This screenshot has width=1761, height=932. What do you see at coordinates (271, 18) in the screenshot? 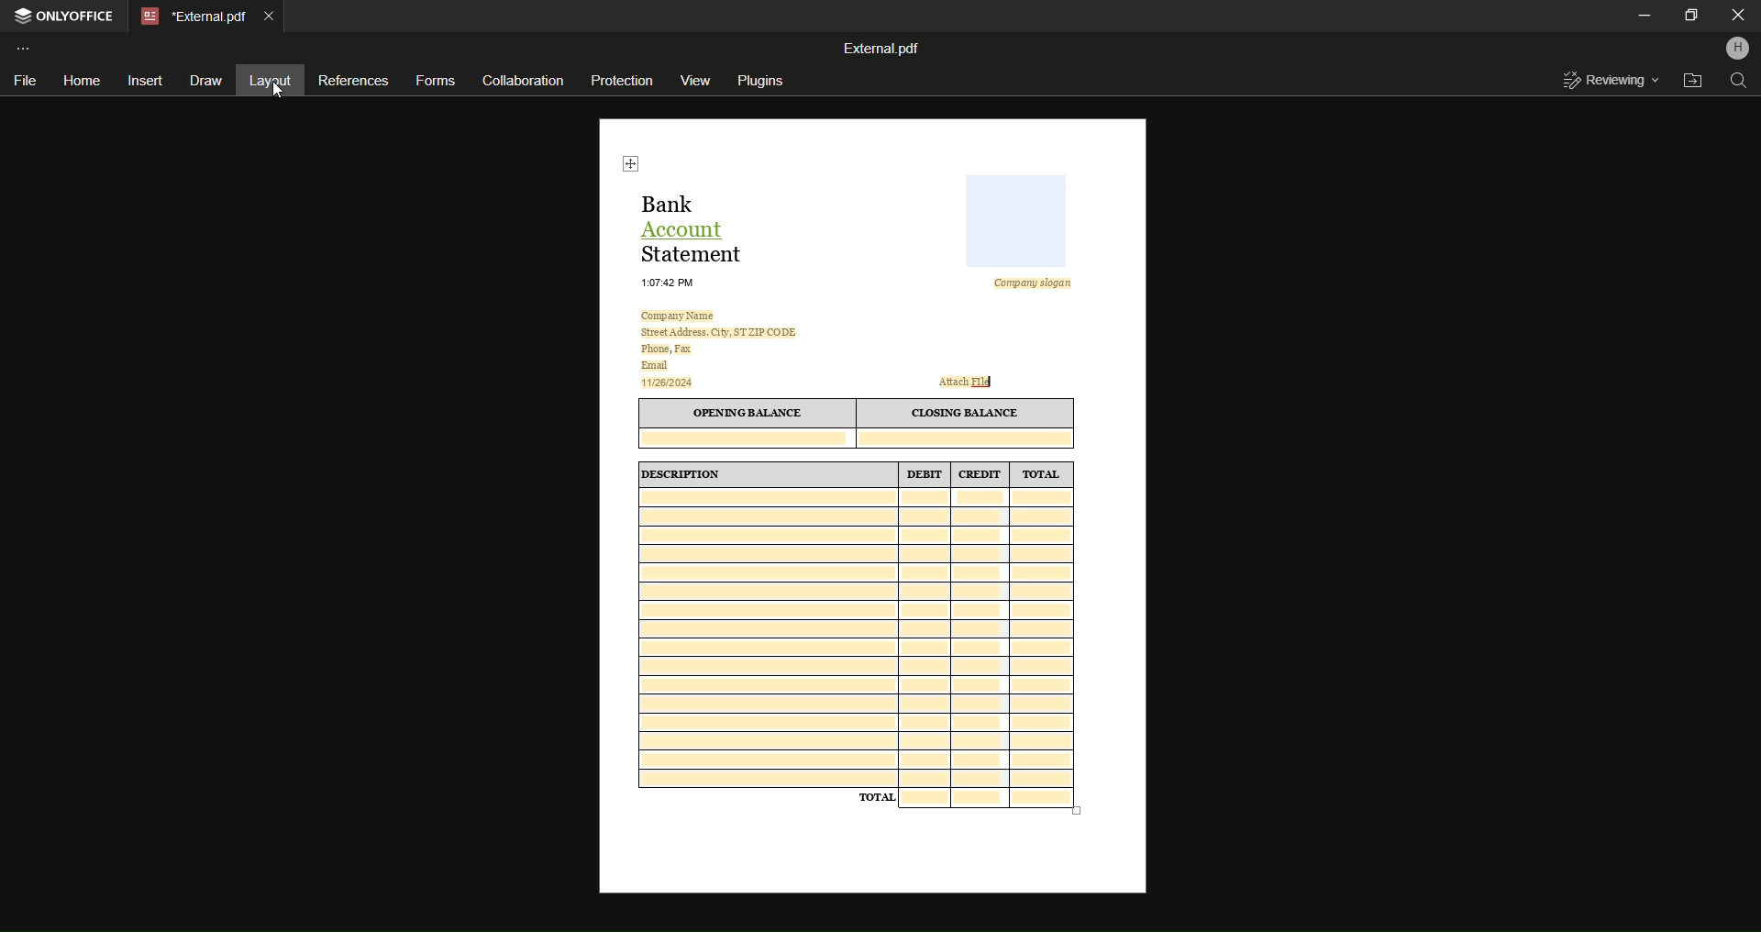
I see `Close tab` at bounding box center [271, 18].